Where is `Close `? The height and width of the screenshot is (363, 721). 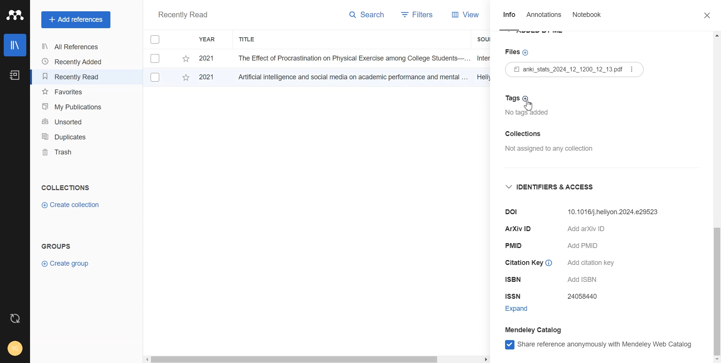
Close  is located at coordinates (703, 16).